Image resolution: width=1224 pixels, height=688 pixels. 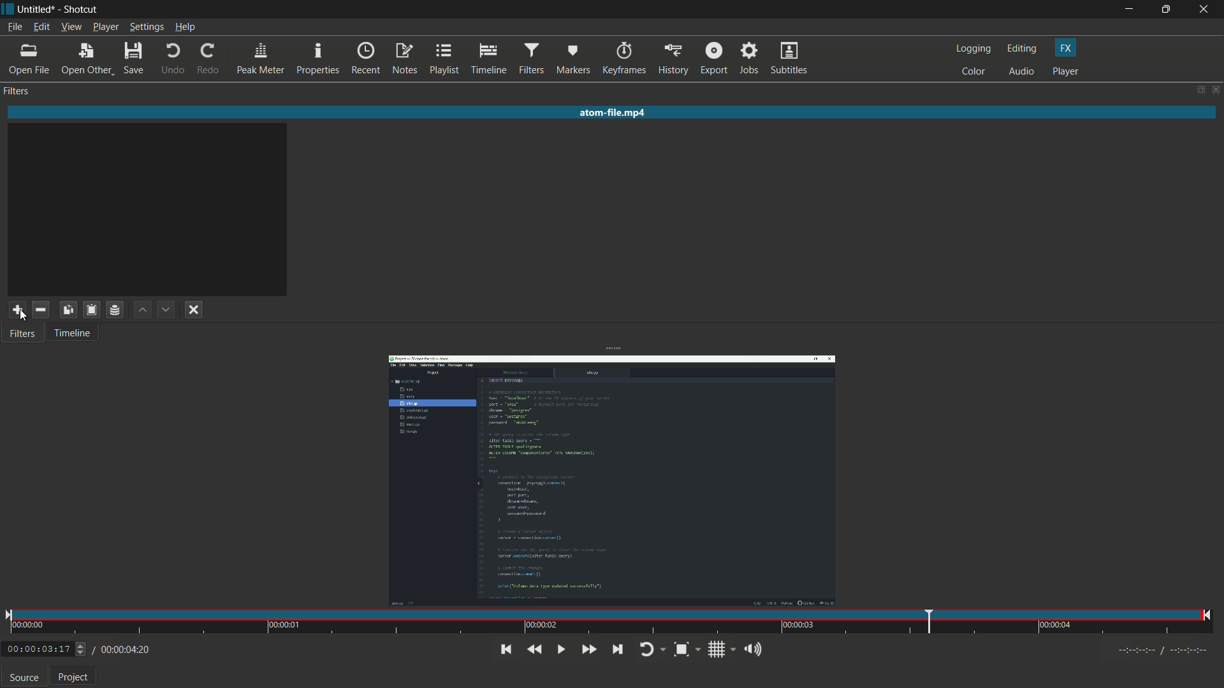 I want to click on move filter up, so click(x=143, y=311).